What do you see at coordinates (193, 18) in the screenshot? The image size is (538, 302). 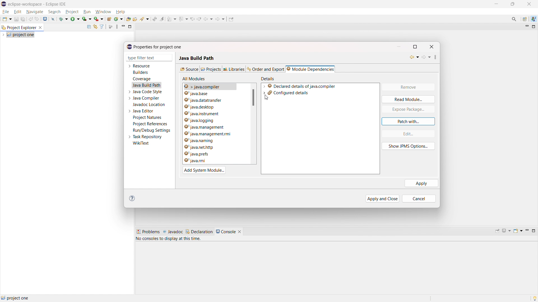 I see `view previous location` at bounding box center [193, 18].